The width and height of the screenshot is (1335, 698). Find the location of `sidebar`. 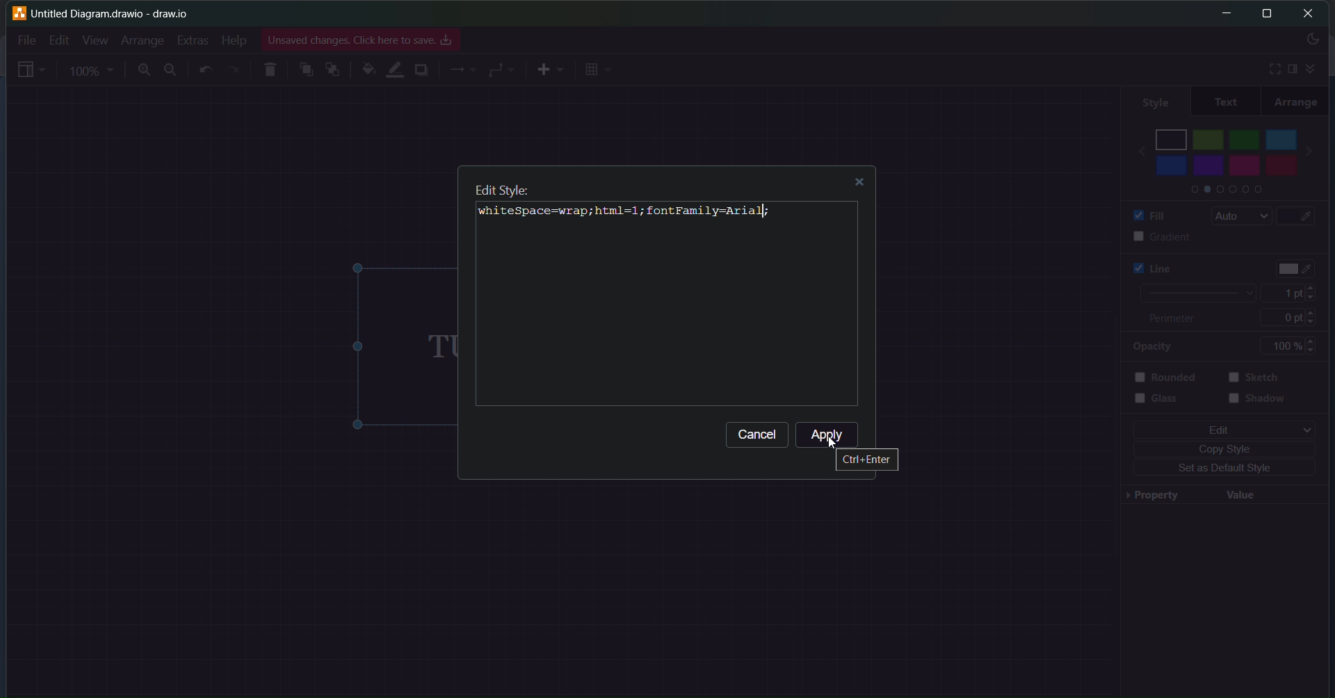

sidebar is located at coordinates (31, 72).